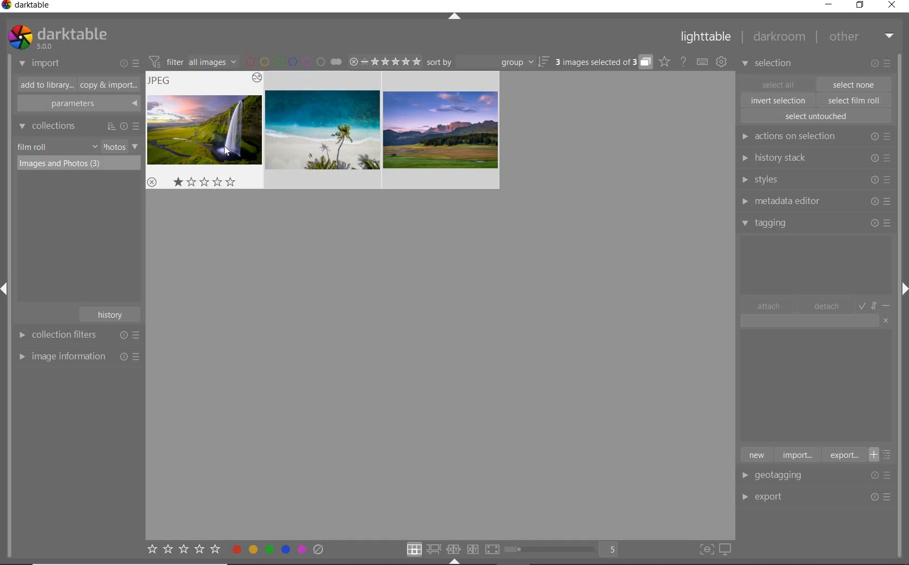 Image resolution: width=909 pixels, height=565 pixels. What do you see at coordinates (78, 356) in the screenshot?
I see `image information` at bounding box center [78, 356].